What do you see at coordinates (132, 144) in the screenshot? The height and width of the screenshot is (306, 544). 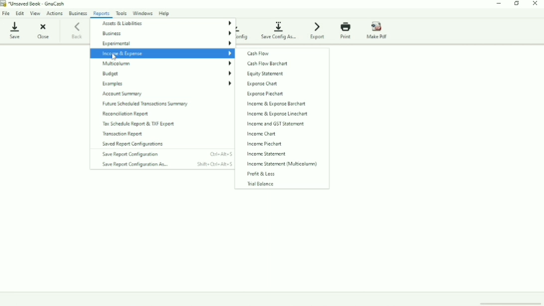 I see `Saved Report Configurations` at bounding box center [132, 144].